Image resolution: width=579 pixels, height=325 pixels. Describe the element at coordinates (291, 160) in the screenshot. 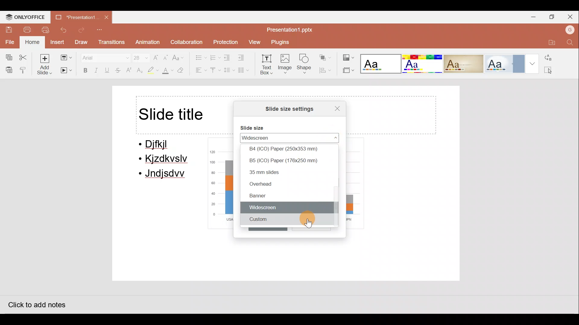

I see `B5 (ICO) Paper (176*250 mm)` at that location.